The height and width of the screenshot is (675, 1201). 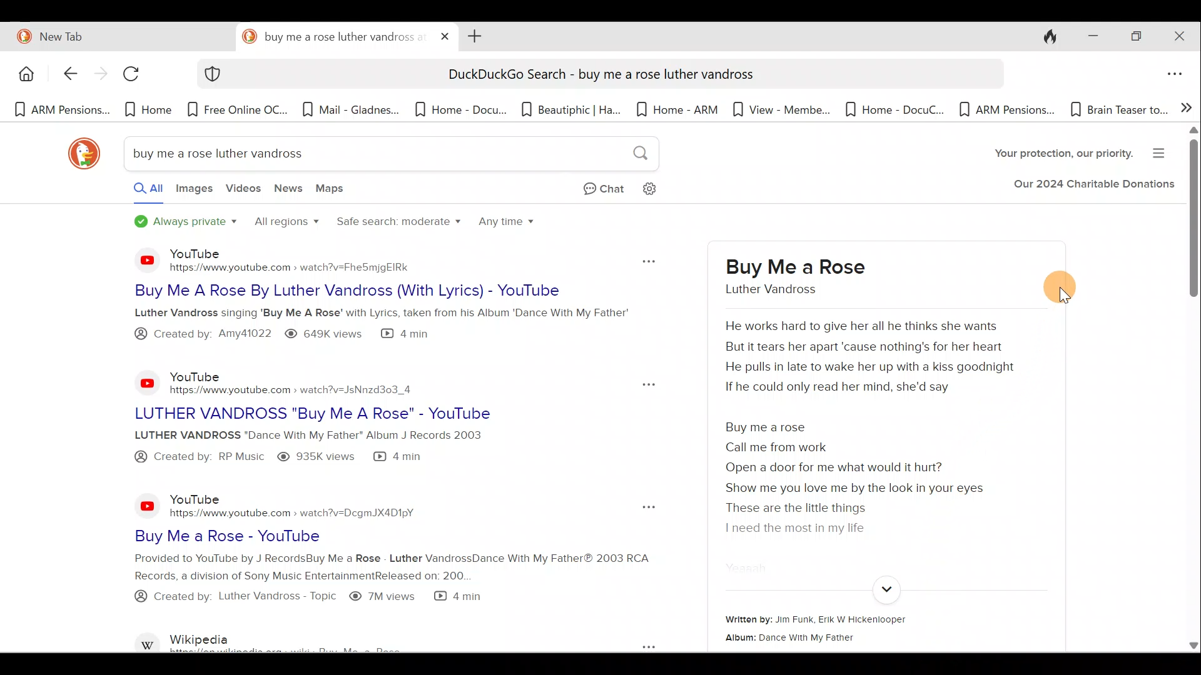 I want to click on Safe search: moderate, so click(x=396, y=227).